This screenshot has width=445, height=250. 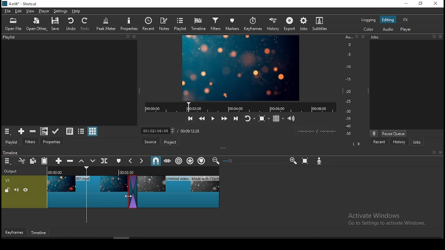 What do you see at coordinates (159, 130) in the screenshot?
I see `elapsed time` at bounding box center [159, 130].